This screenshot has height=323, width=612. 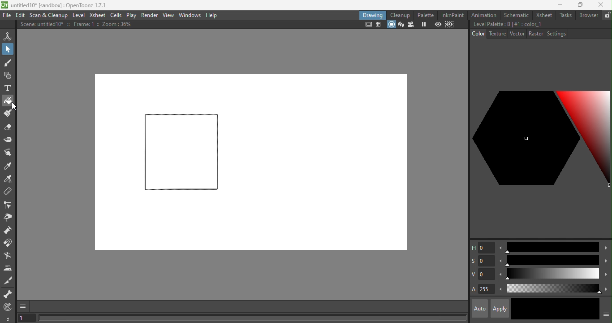 What do you see at coordinates (543, 15) in the screenshot?
I see `Xsheet` at bounding box center [543, 15].